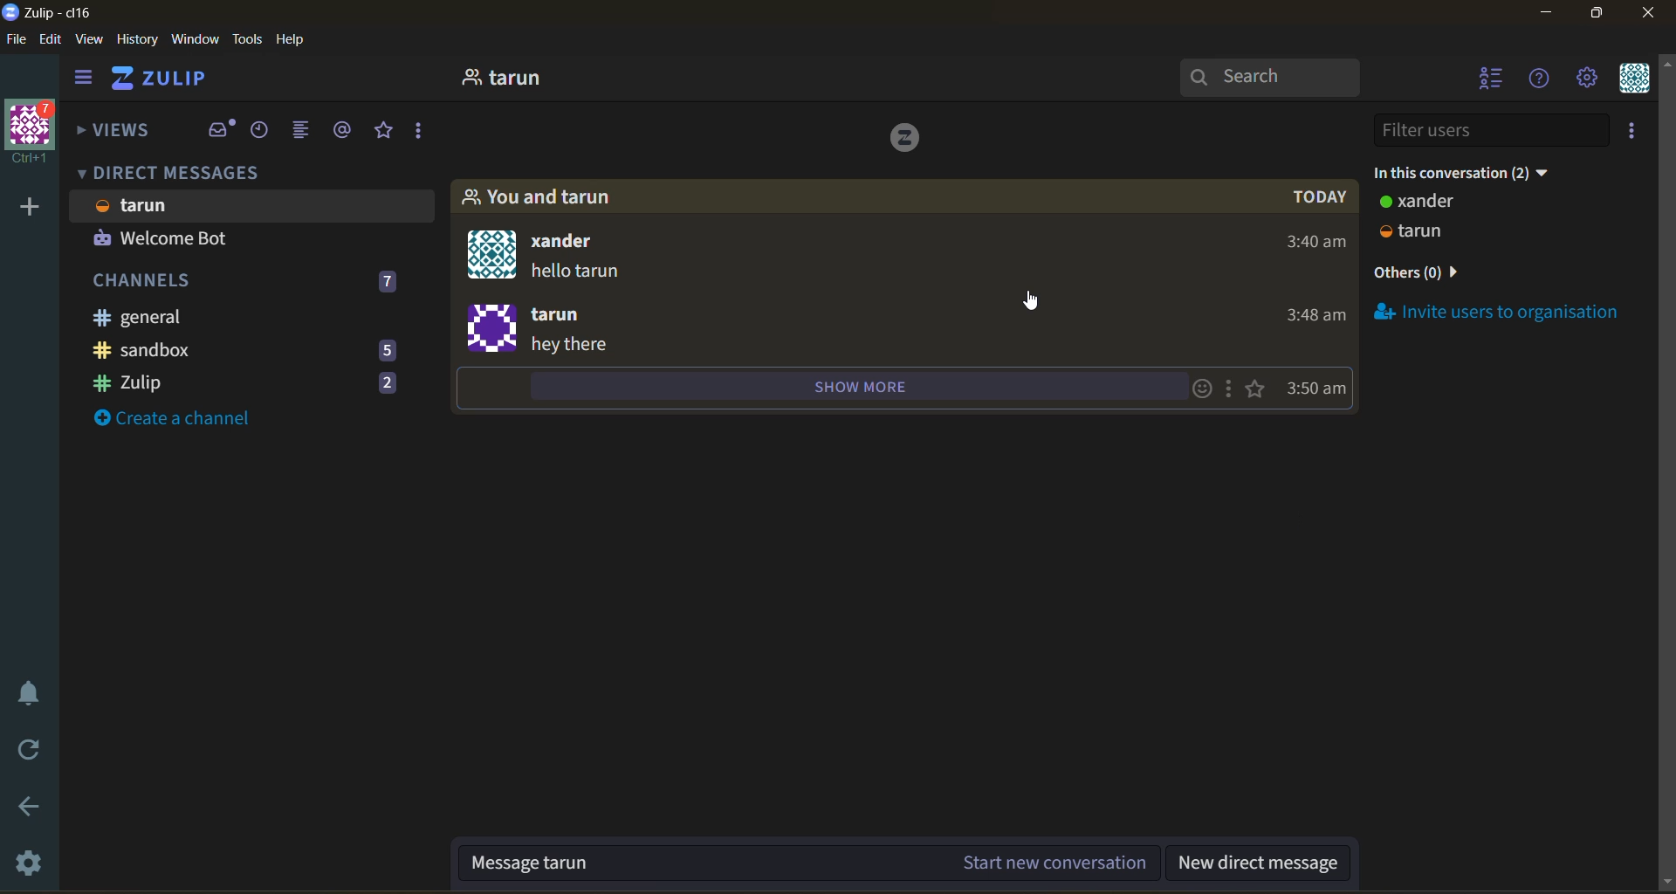 This screenshot has height=894, width=1676. I want to click on close, so click(1649, 14).